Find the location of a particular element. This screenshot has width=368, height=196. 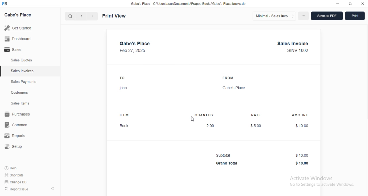

dashboard is located at coordinates (18, 39).